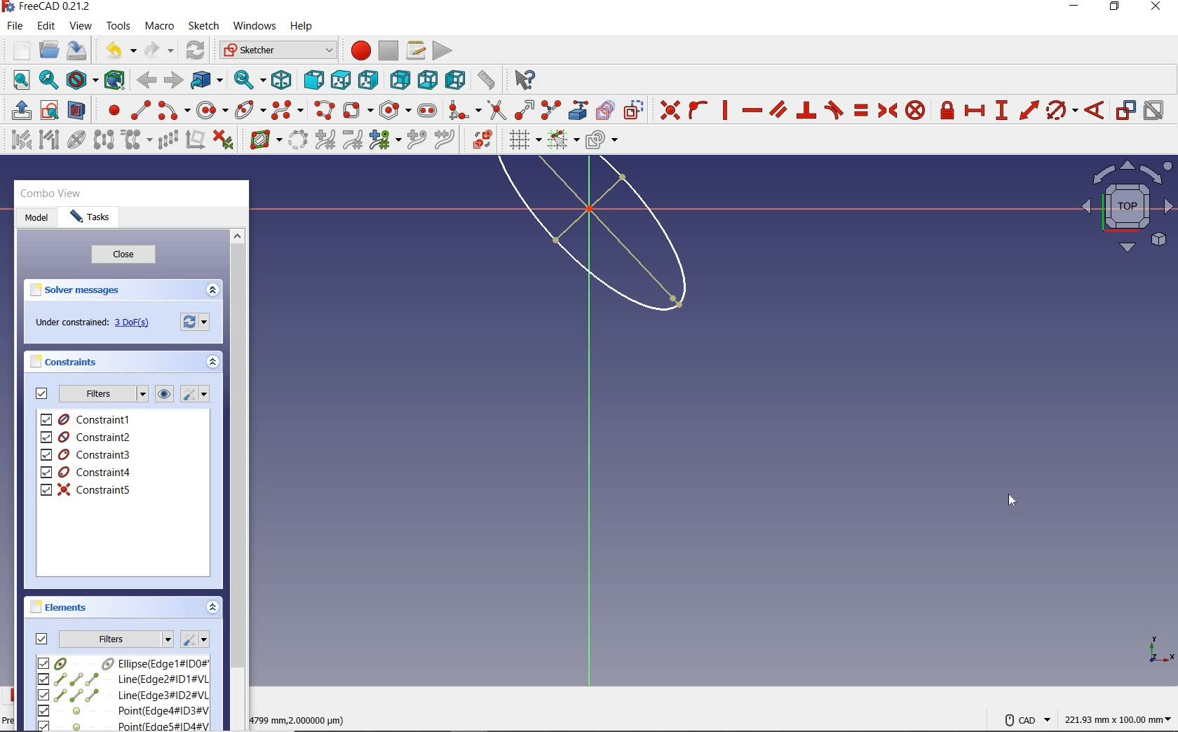 The height and width of the screenshot is (732, 1178). Describe the element at coordinates (886, 110) in the screenshot. I see `constrain symmetrical` at that location.